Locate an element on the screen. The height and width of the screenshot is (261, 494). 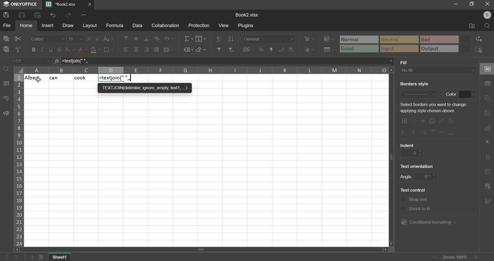
redo is located at coordinates (69, 15).